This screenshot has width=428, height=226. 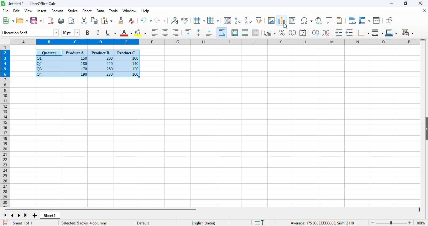 What do you see at coordinates (143, 223) in the screenshot?
I see `default` at bounding box center [143, 223].